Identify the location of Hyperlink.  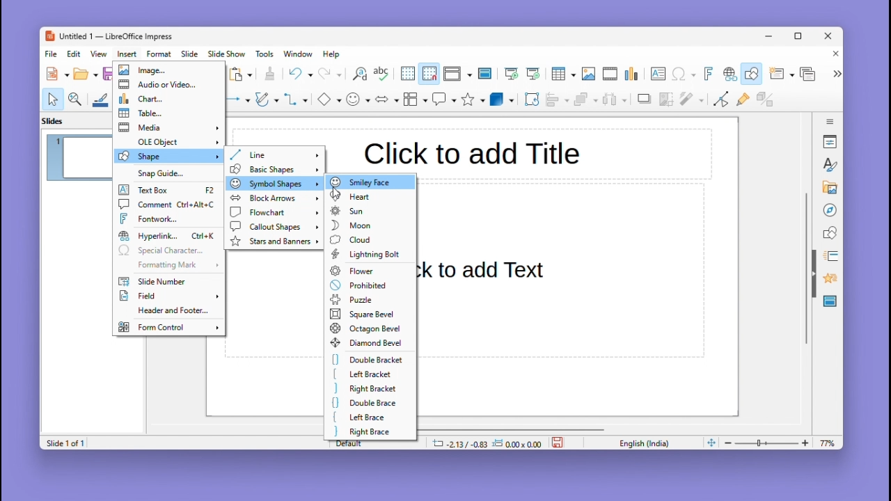
(728, 75).